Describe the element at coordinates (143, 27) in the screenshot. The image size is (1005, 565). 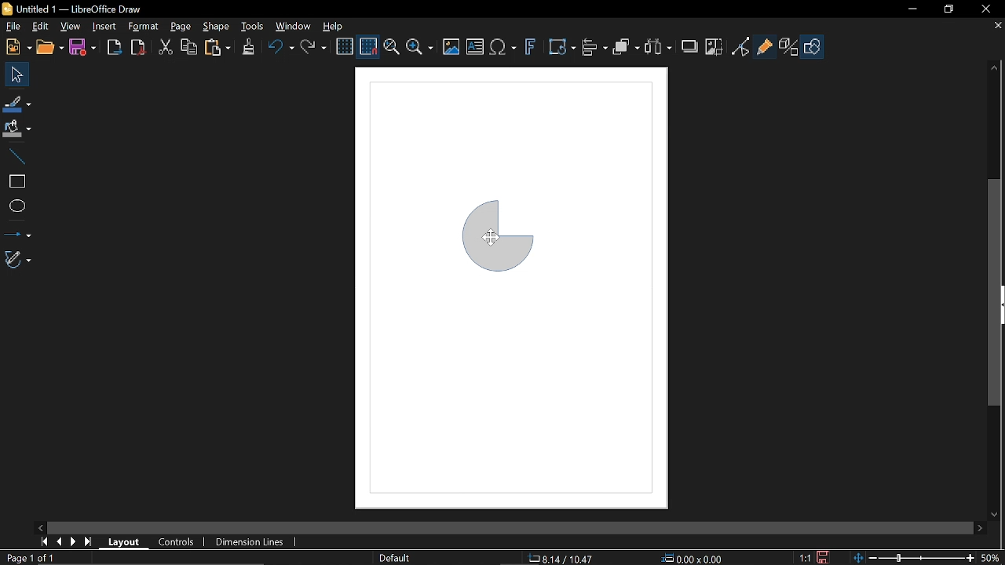
I see `Format` at that location.